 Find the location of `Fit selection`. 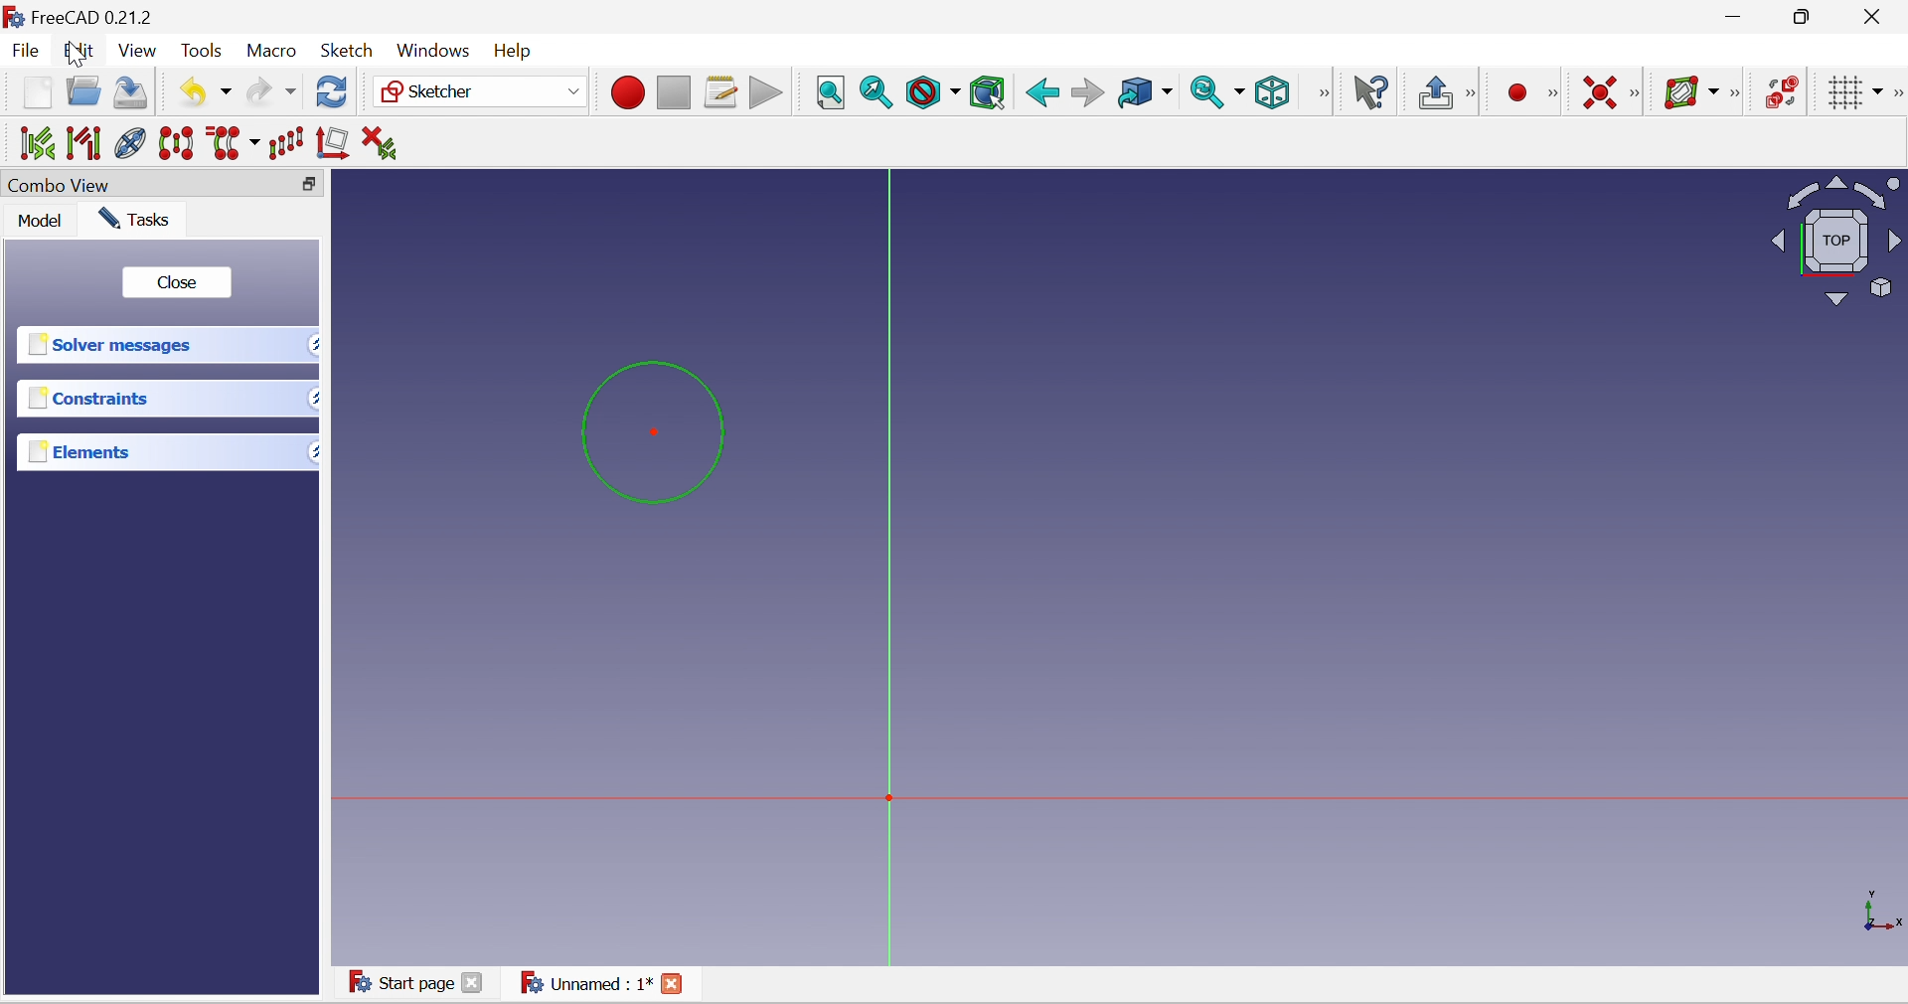

Fit selection is located at coordinates (874, 91).